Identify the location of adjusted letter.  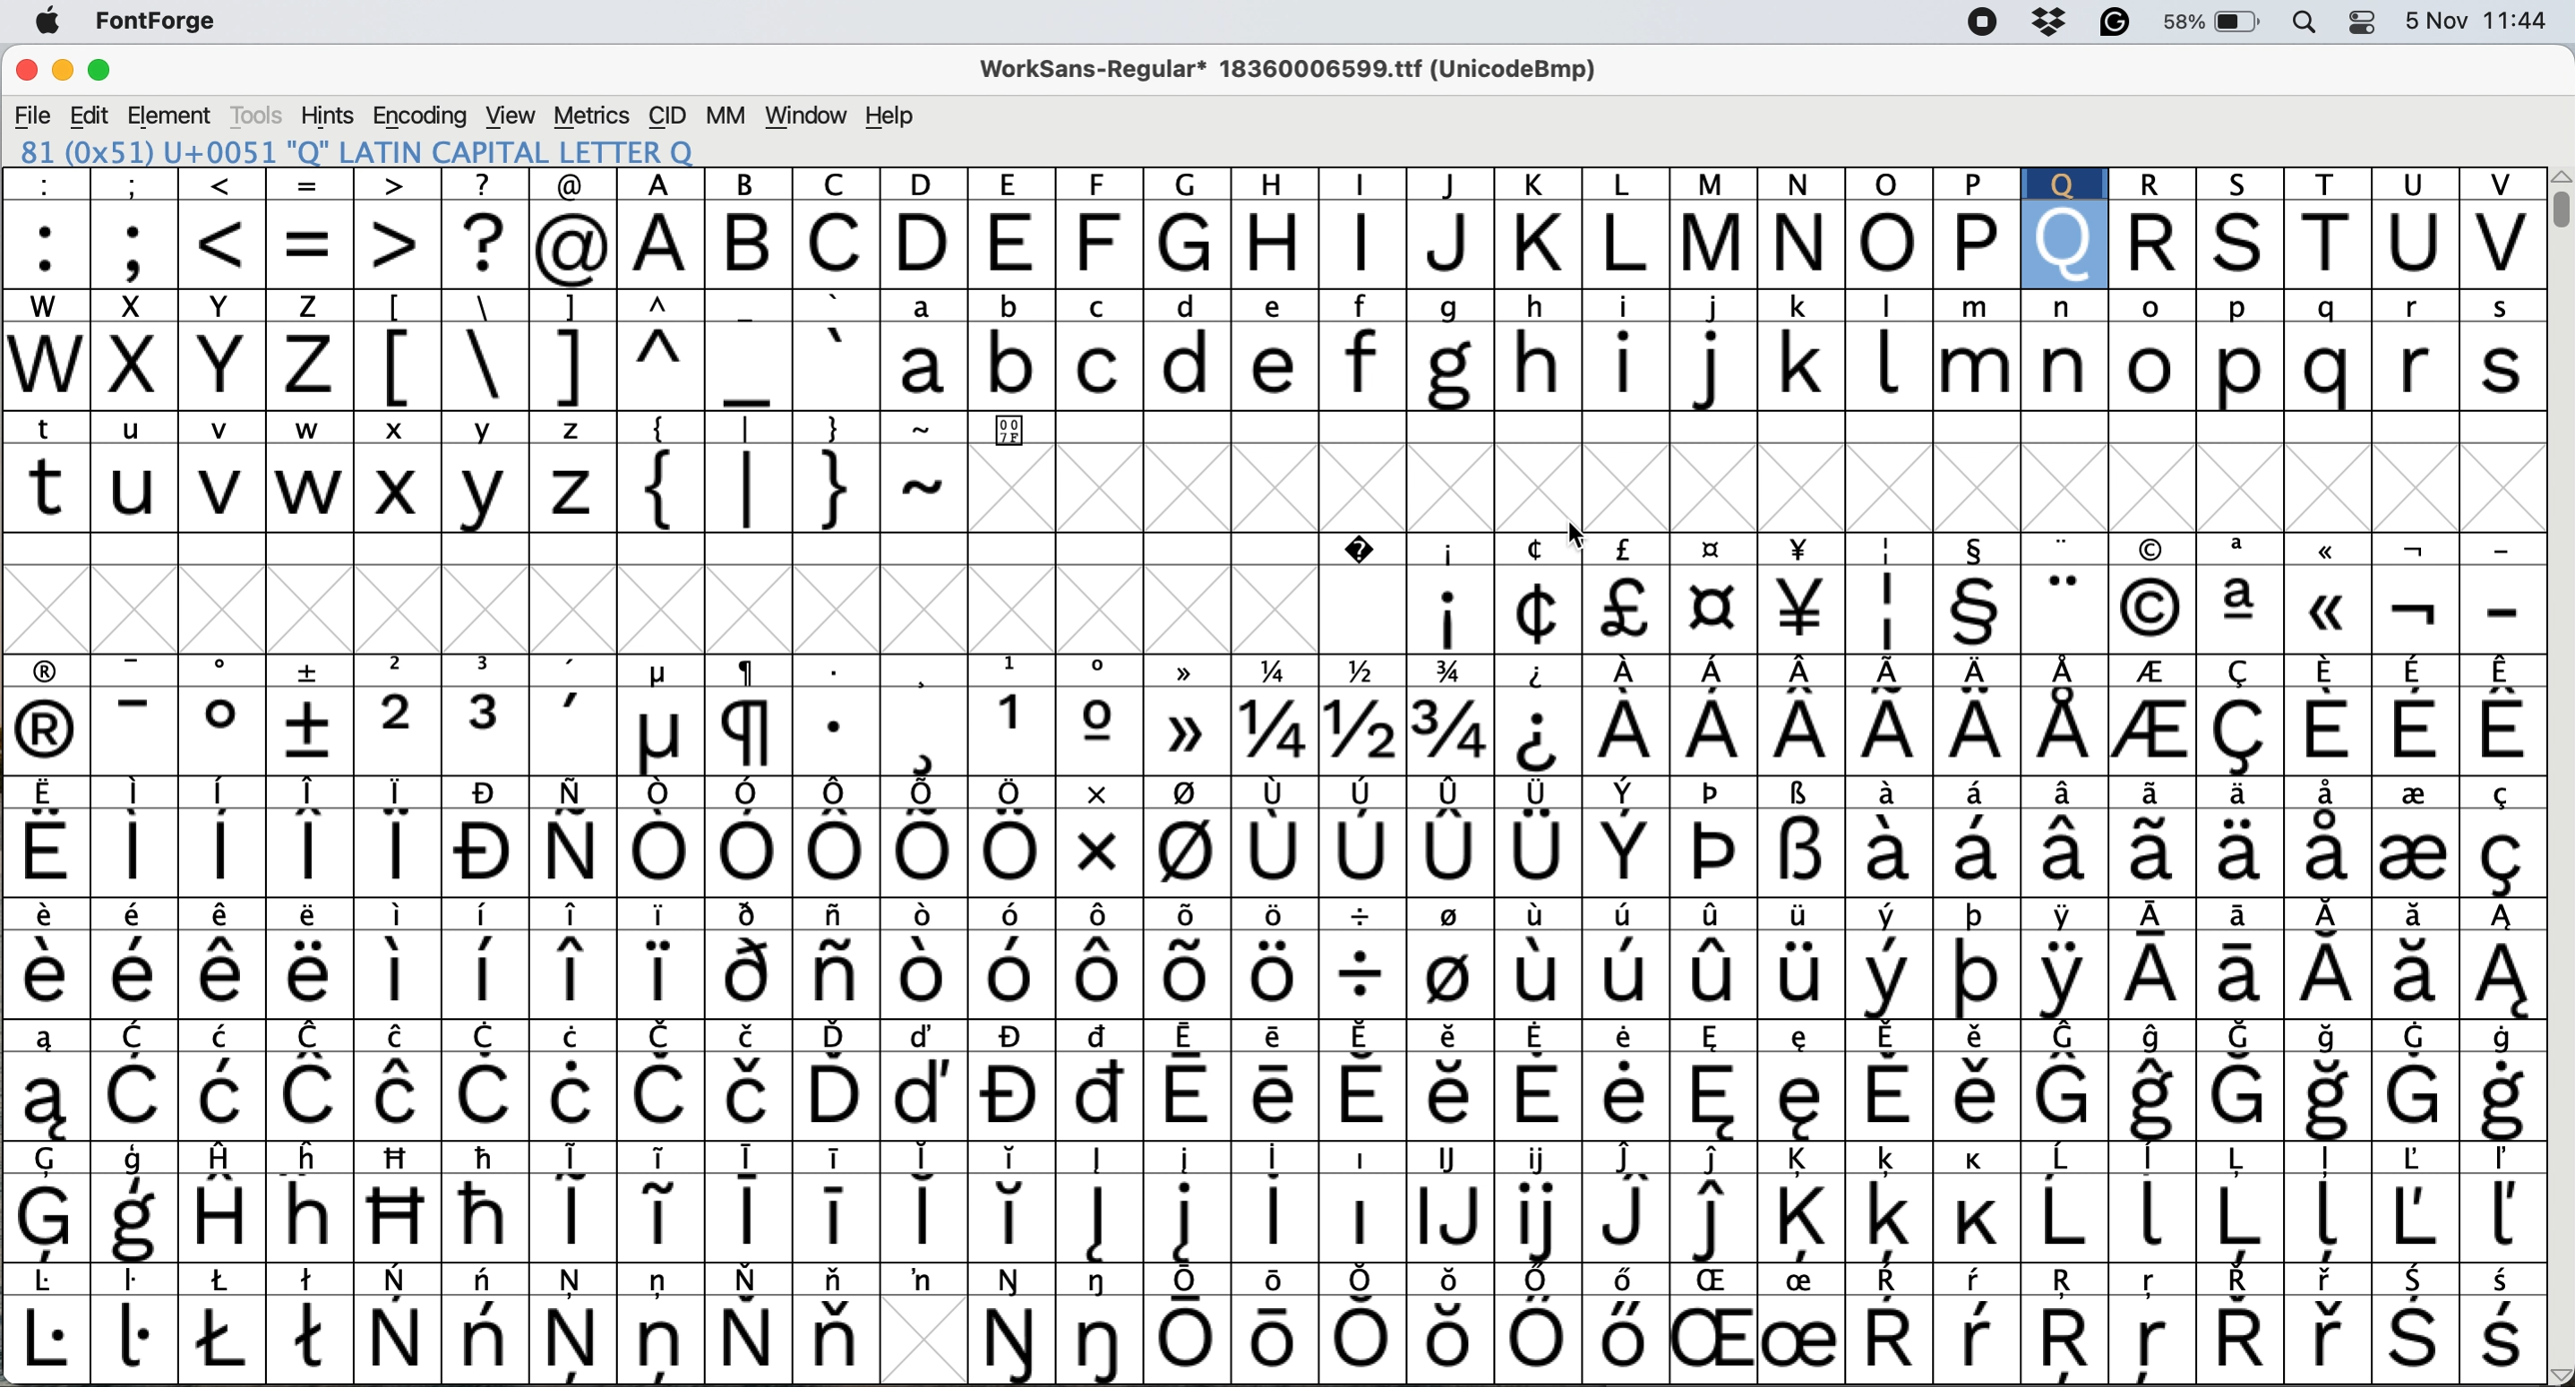
(2062, 247).